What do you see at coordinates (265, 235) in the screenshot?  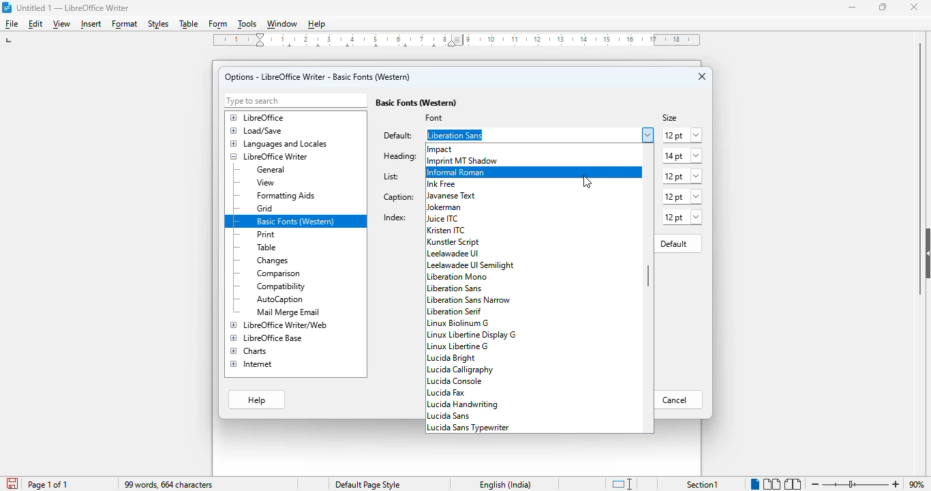 I see `print` at bounding box center [265, 235].